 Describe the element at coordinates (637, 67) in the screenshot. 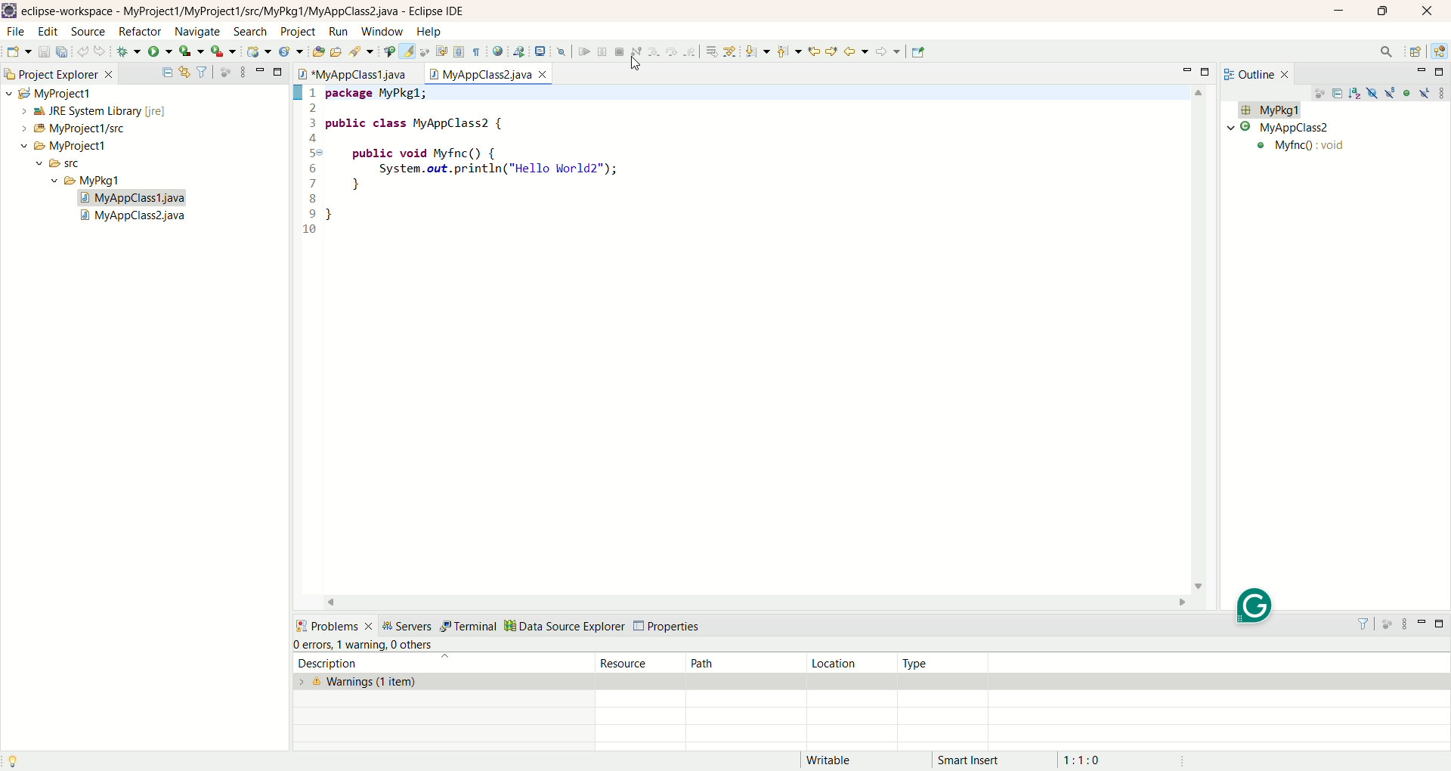

I see `cursor` at that location.